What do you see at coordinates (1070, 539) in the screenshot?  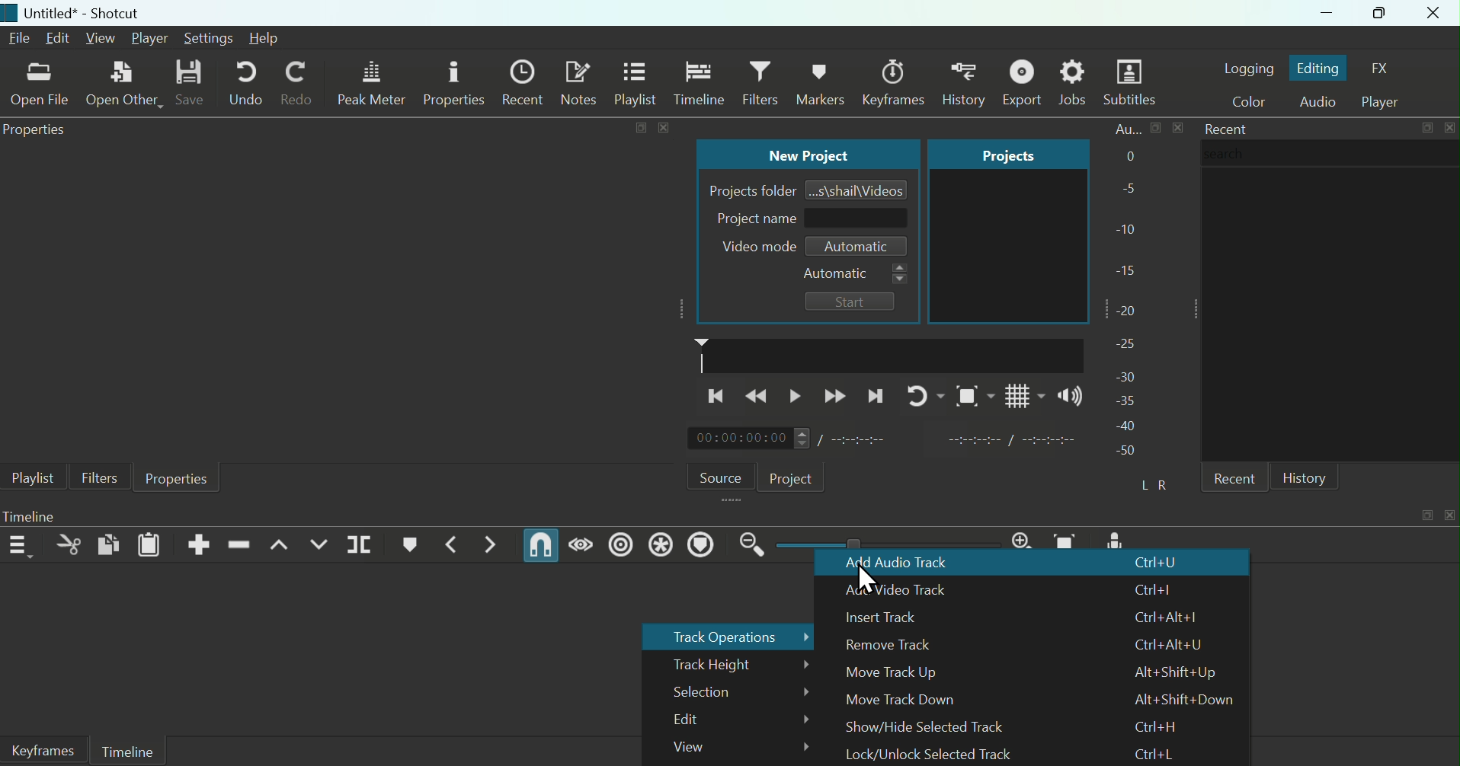 I see `Zoom Timeline to Fit` at bounding box center [1070, 539].